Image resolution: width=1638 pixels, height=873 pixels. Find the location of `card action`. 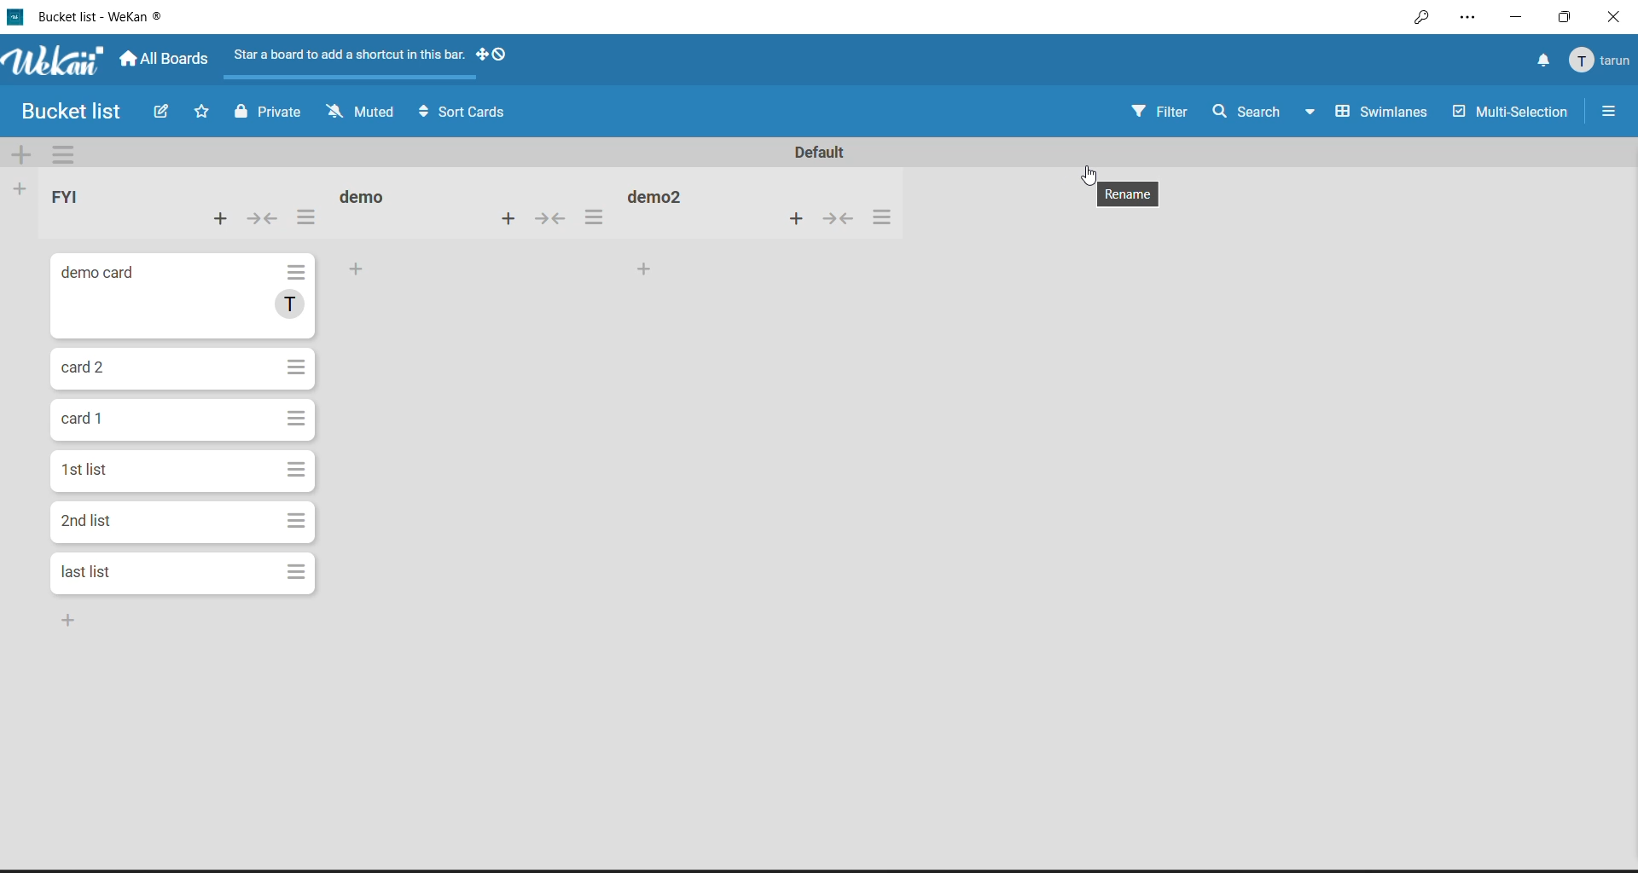

card action is located at coordinates (292, 573).